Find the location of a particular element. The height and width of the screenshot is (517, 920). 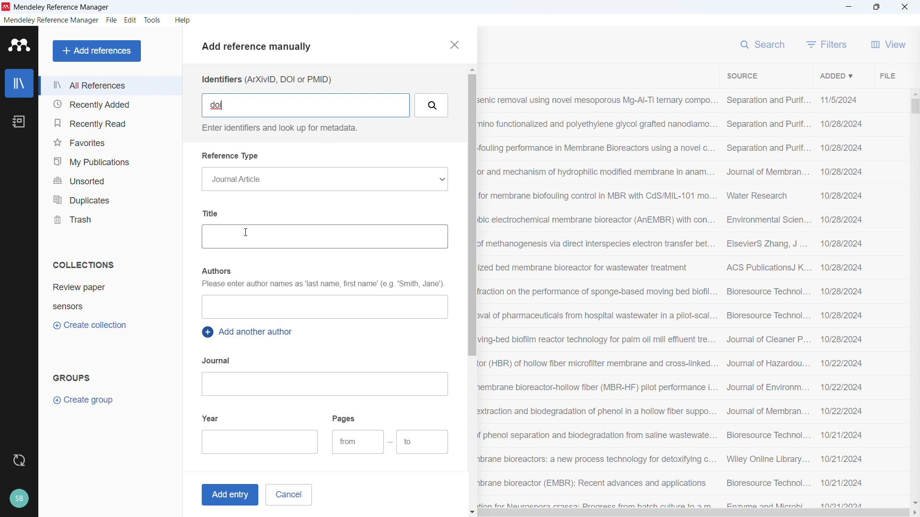

All references  is located at coordinates (110, 85).